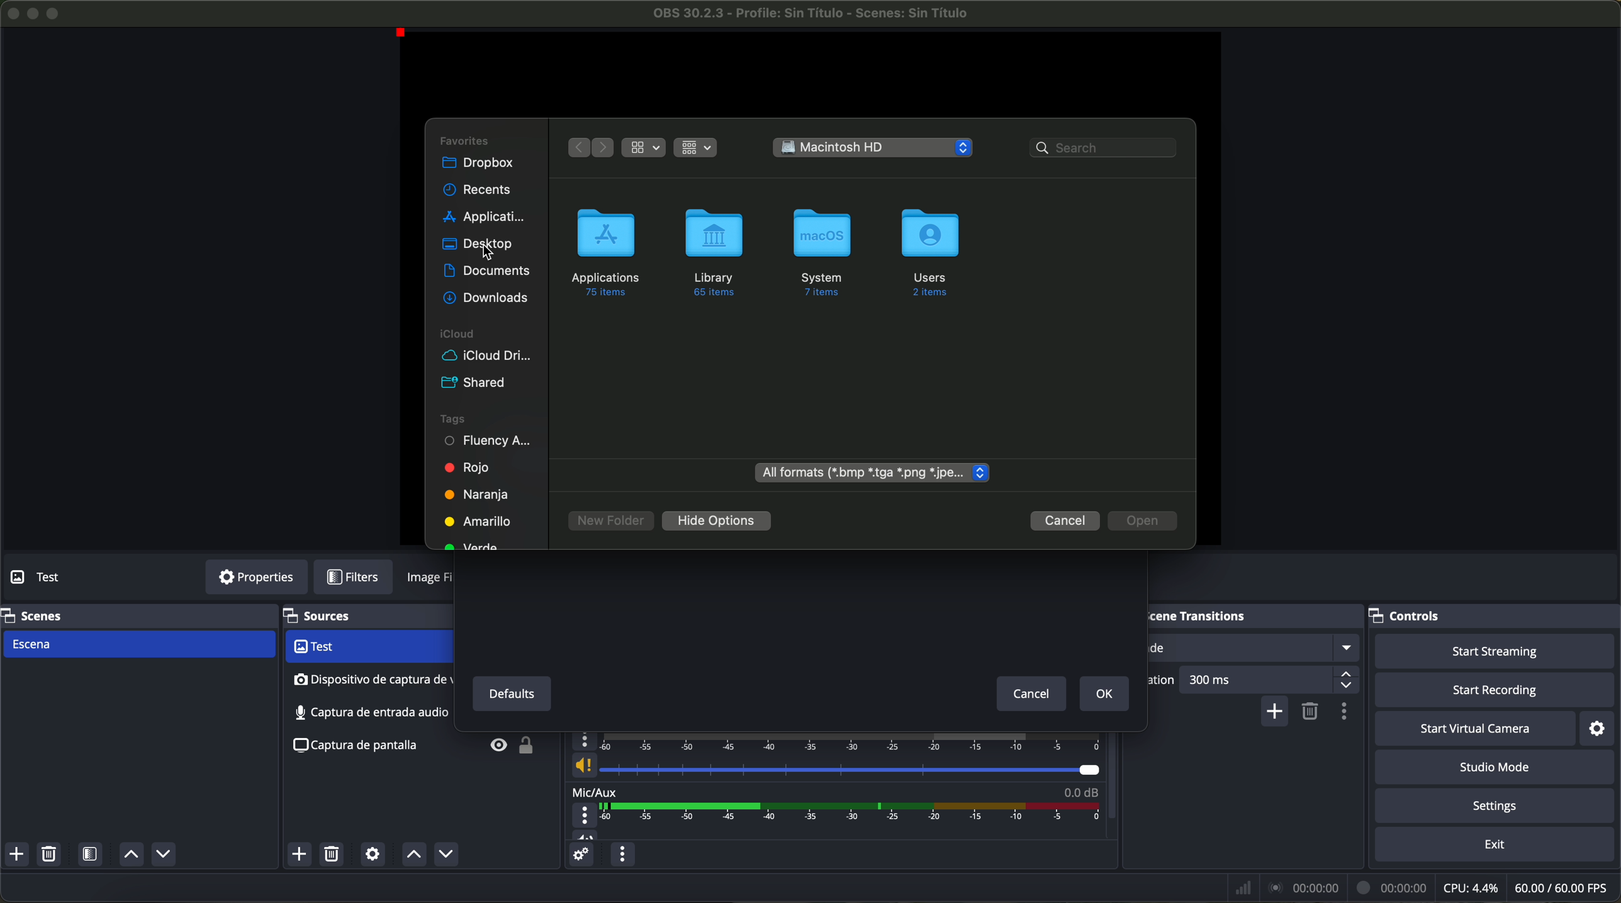  What do you see at coordinates (1270, 680) in the screenshot?
I see `300 ms` at bounding box center [1270, 680].